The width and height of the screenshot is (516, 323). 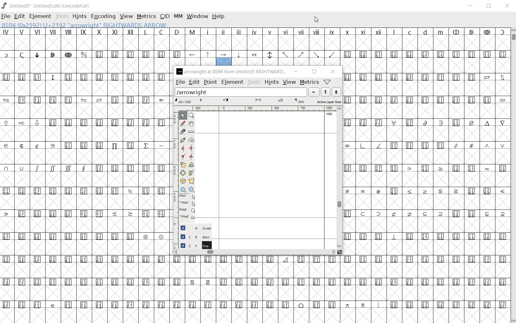 I want to click on gylph characters, so click(x=258, y=267).